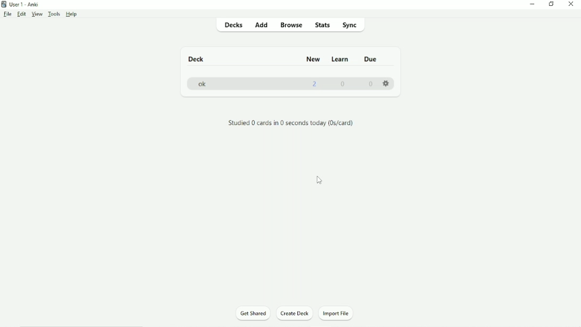  I want to click on Edit, so click(22, 14).